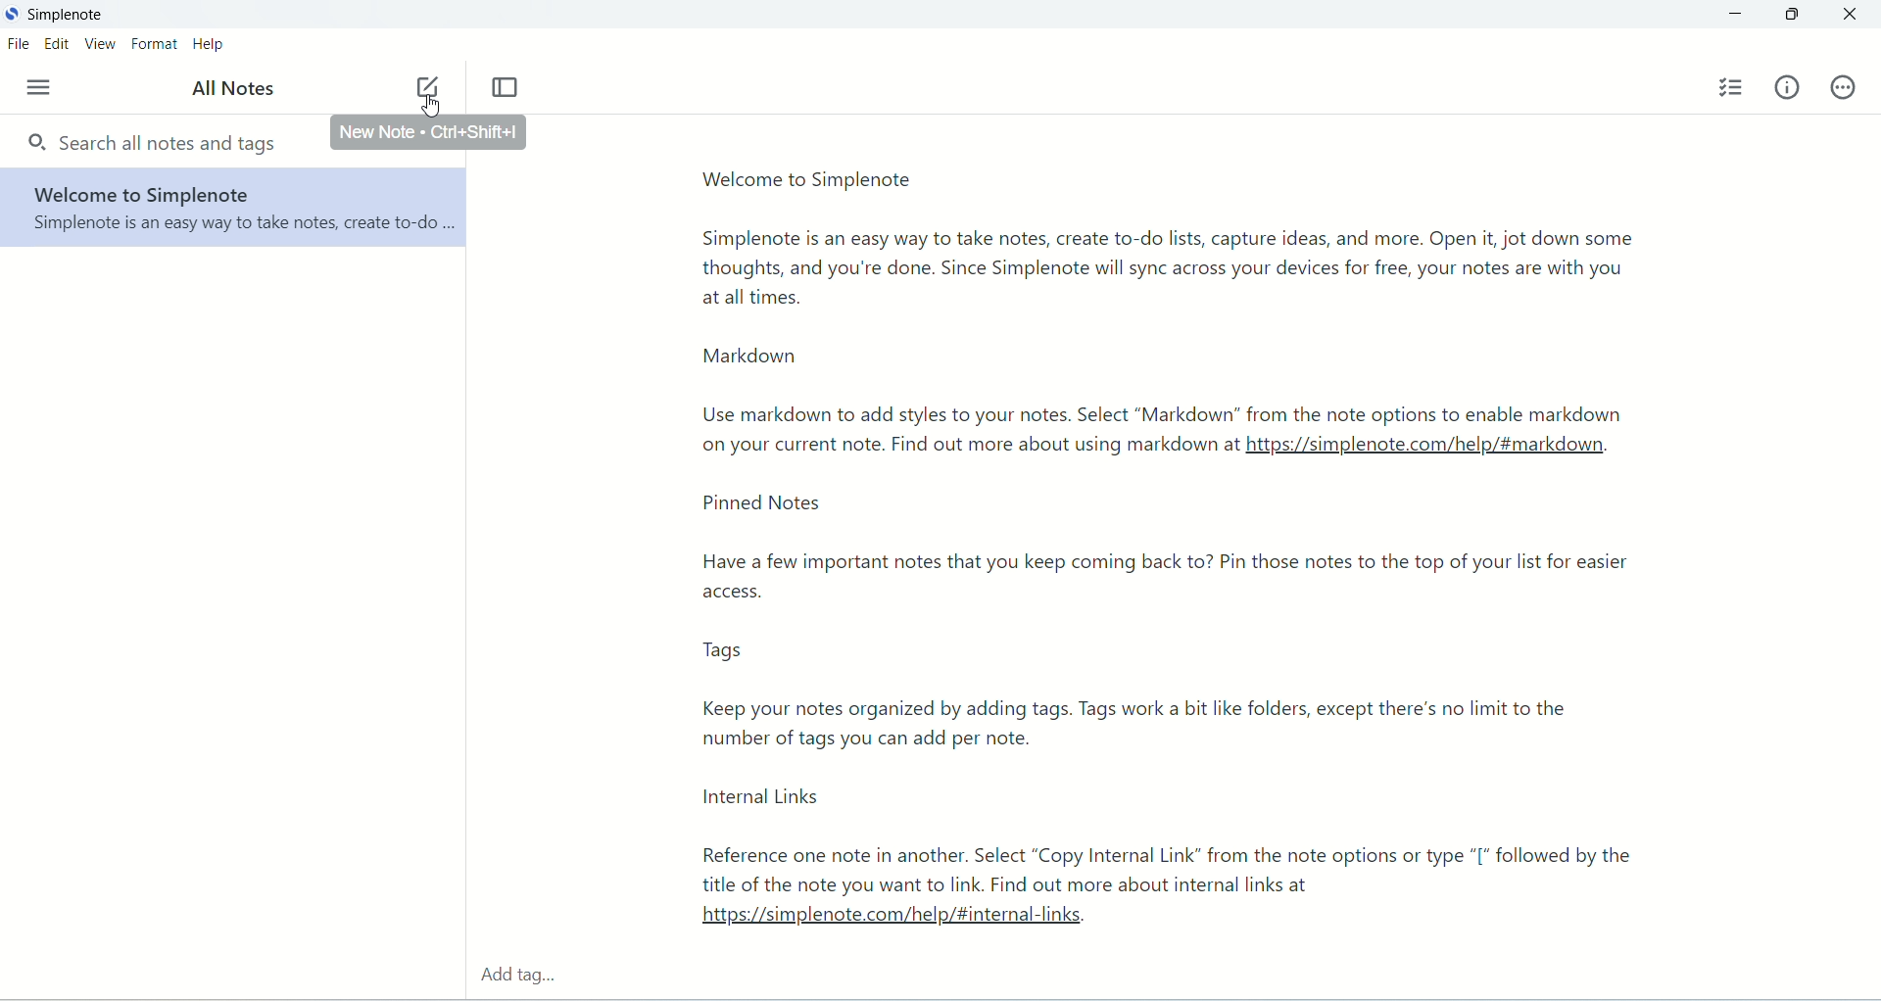 Image resolution: width=1881 pixels, height=1001 pixels. What do you see at coordinates (234, 210) in the screenshot?
I see `welcome to Simplenote` at bounding box center [234, 210].